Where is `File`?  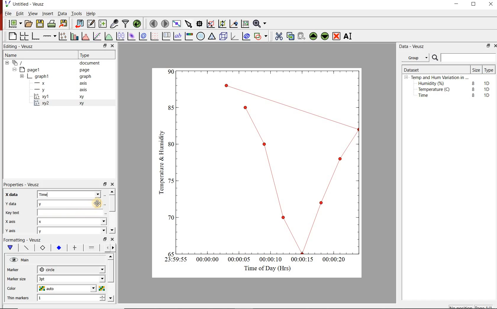 File is located at coordinates (7, 13).